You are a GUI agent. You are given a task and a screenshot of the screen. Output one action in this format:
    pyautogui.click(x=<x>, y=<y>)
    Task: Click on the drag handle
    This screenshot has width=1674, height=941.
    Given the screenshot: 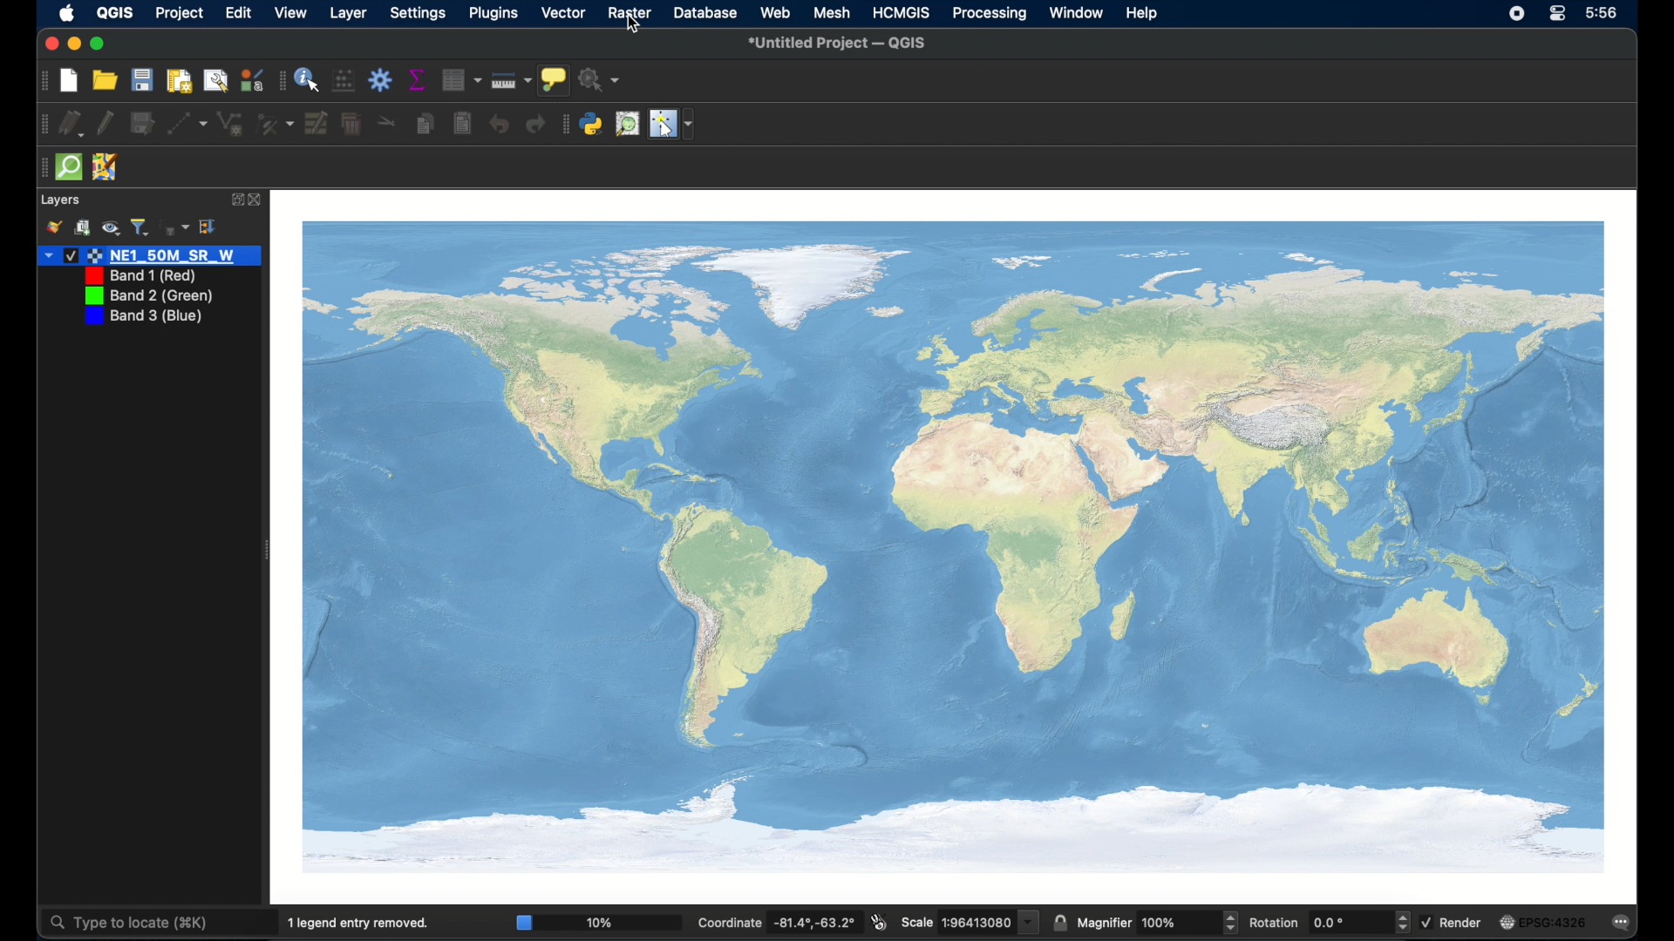 What is the action you would take?
    pyautogui.click(x=564, y=124)
    